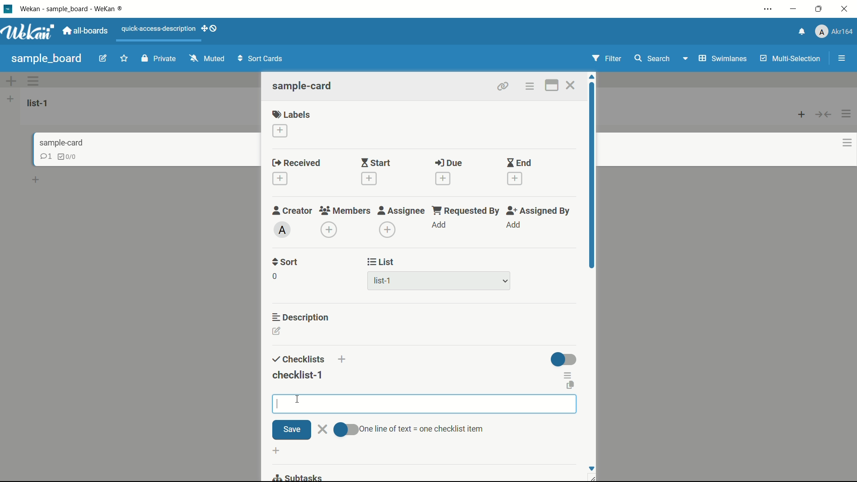 The height and width of the screenshot is (482, 857). I want to click on toggle button, so click(345, 430).